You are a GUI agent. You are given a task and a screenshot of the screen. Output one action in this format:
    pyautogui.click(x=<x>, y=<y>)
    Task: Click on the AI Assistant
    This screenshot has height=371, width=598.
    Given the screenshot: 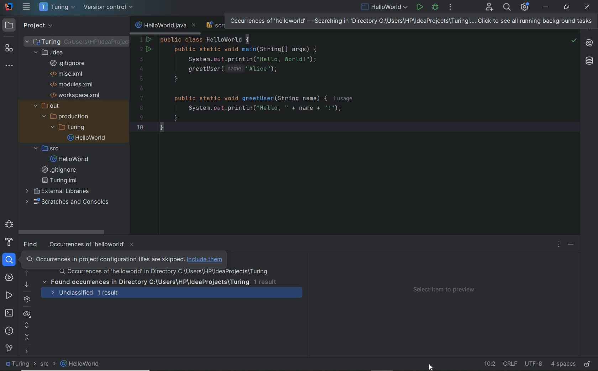 What is the action you would take?
    pyautogui.click(x=589, y=43)
    